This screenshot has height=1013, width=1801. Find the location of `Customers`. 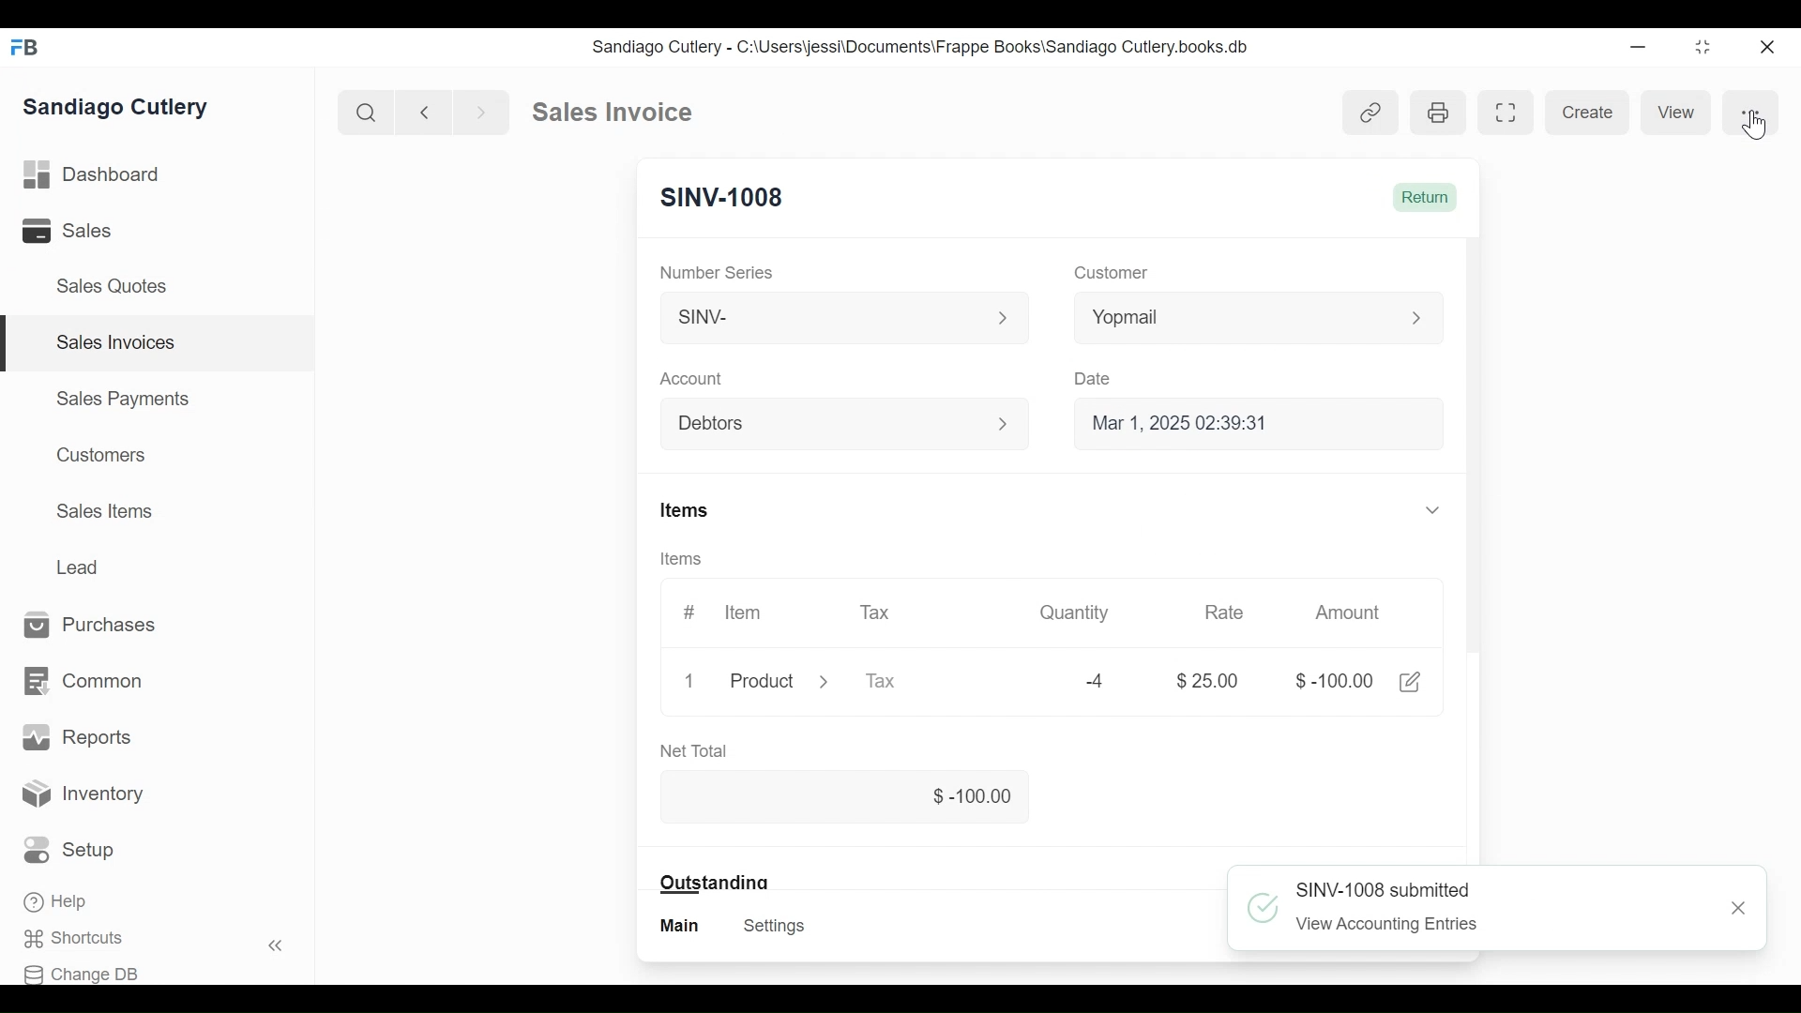

Customers is located at coordinates (103, 454).